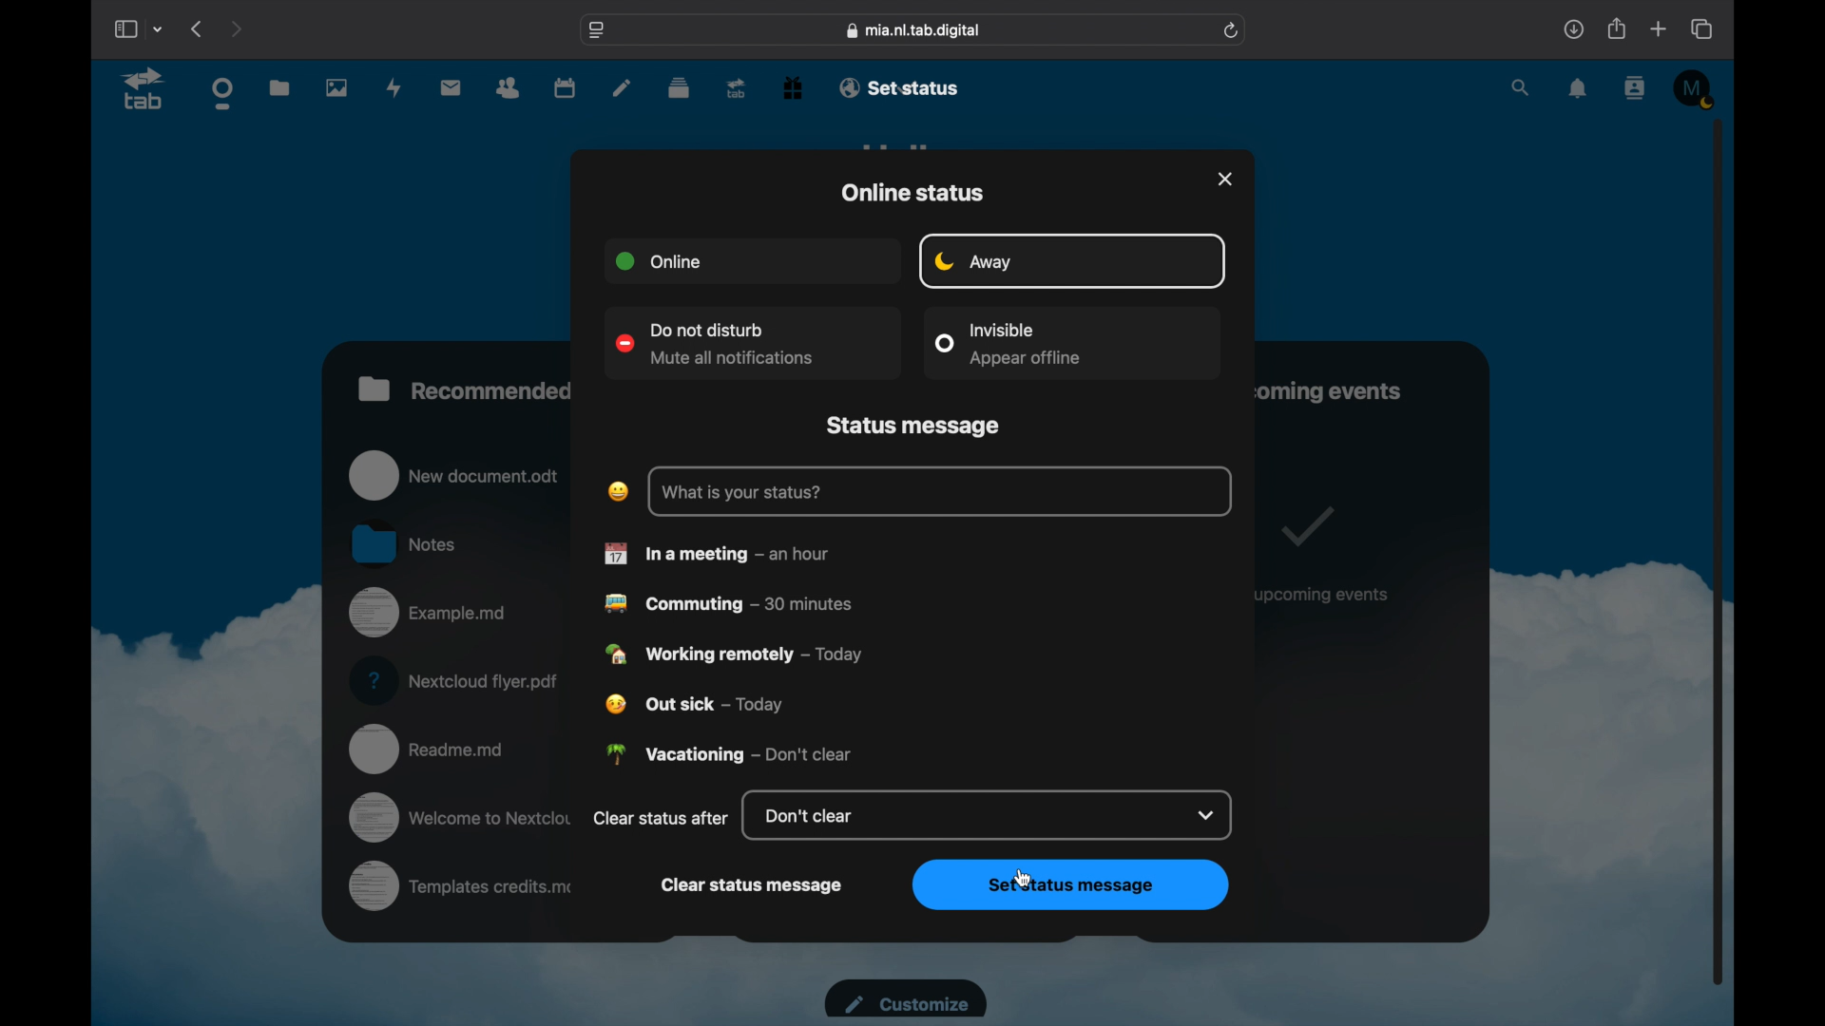 The height and width of the screenshot is (1026, 1825). Describe the element at coordinates (144, 91) in the screenshot. I see `tab` at that location.